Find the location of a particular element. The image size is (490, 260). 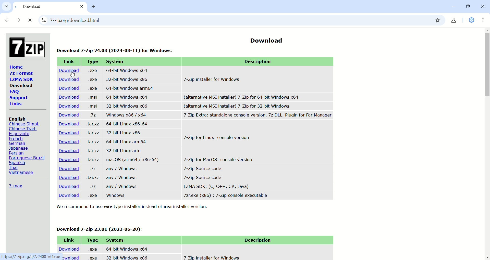

Download is located at coordinates (66, 133).